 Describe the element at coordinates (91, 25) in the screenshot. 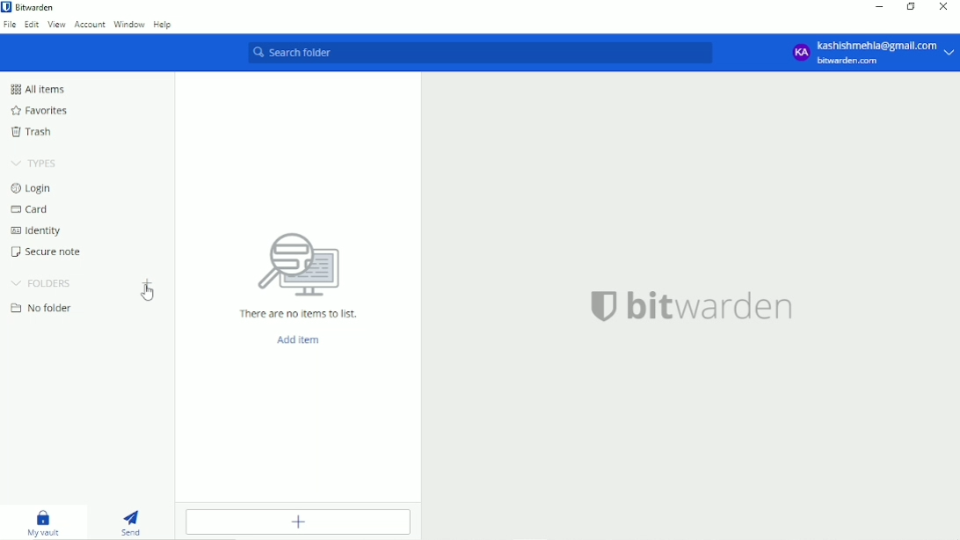

I see `Account` at that location.